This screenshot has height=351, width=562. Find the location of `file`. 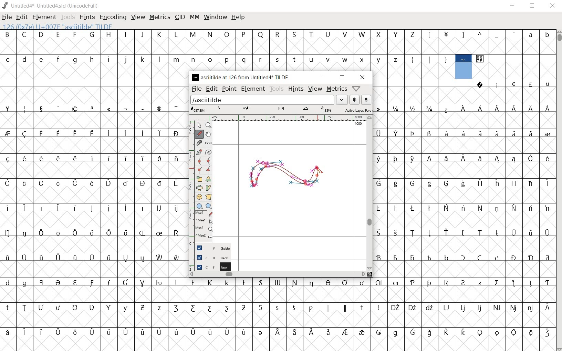

file is located at coordinates (196, 88).